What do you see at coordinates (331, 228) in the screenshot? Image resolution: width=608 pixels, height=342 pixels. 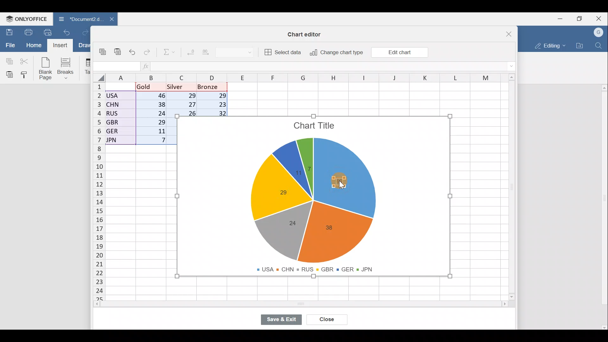 I see `Chart label` at bounding box center [331, 228].